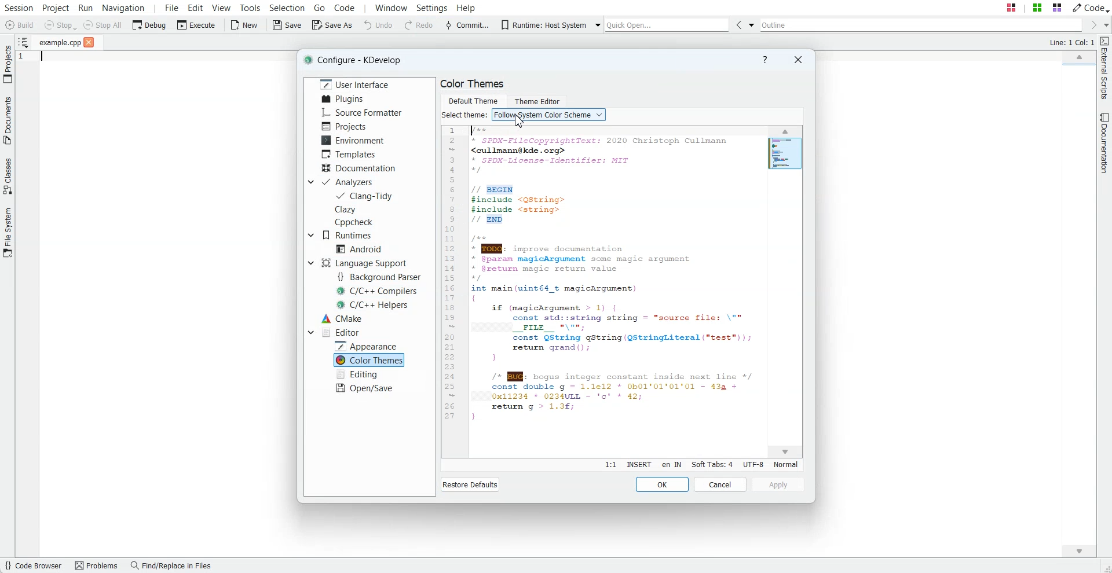 This screenshot has width=1112, height=573. Describe the element at coordinates (370, 360) in the screenshot. I see `Color Themes selected` at that location.